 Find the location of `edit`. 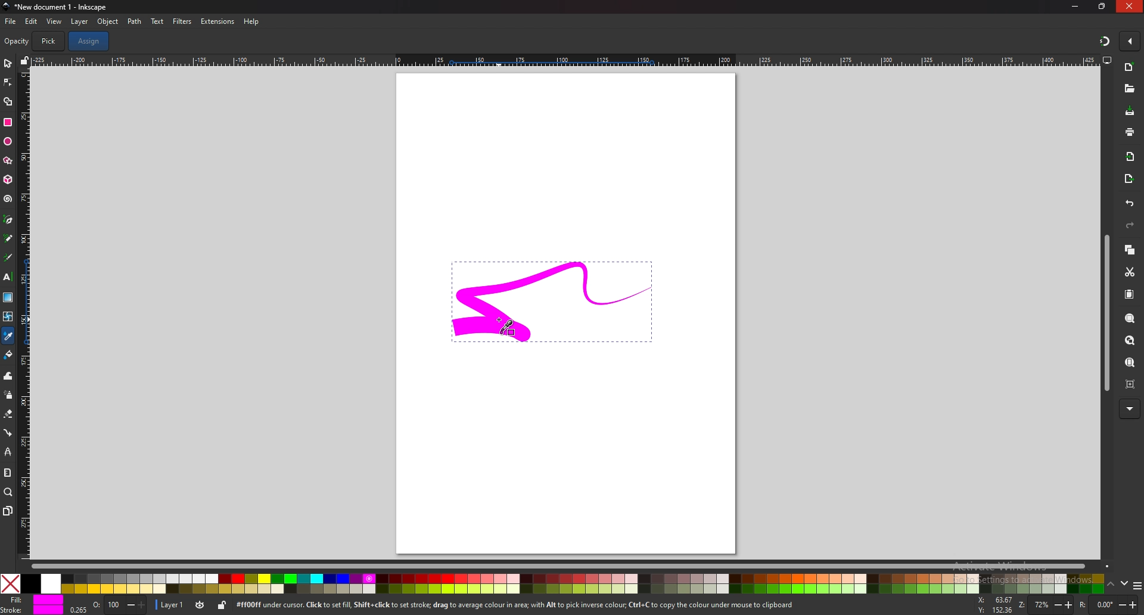

edit is located at coordinates (32, 21).